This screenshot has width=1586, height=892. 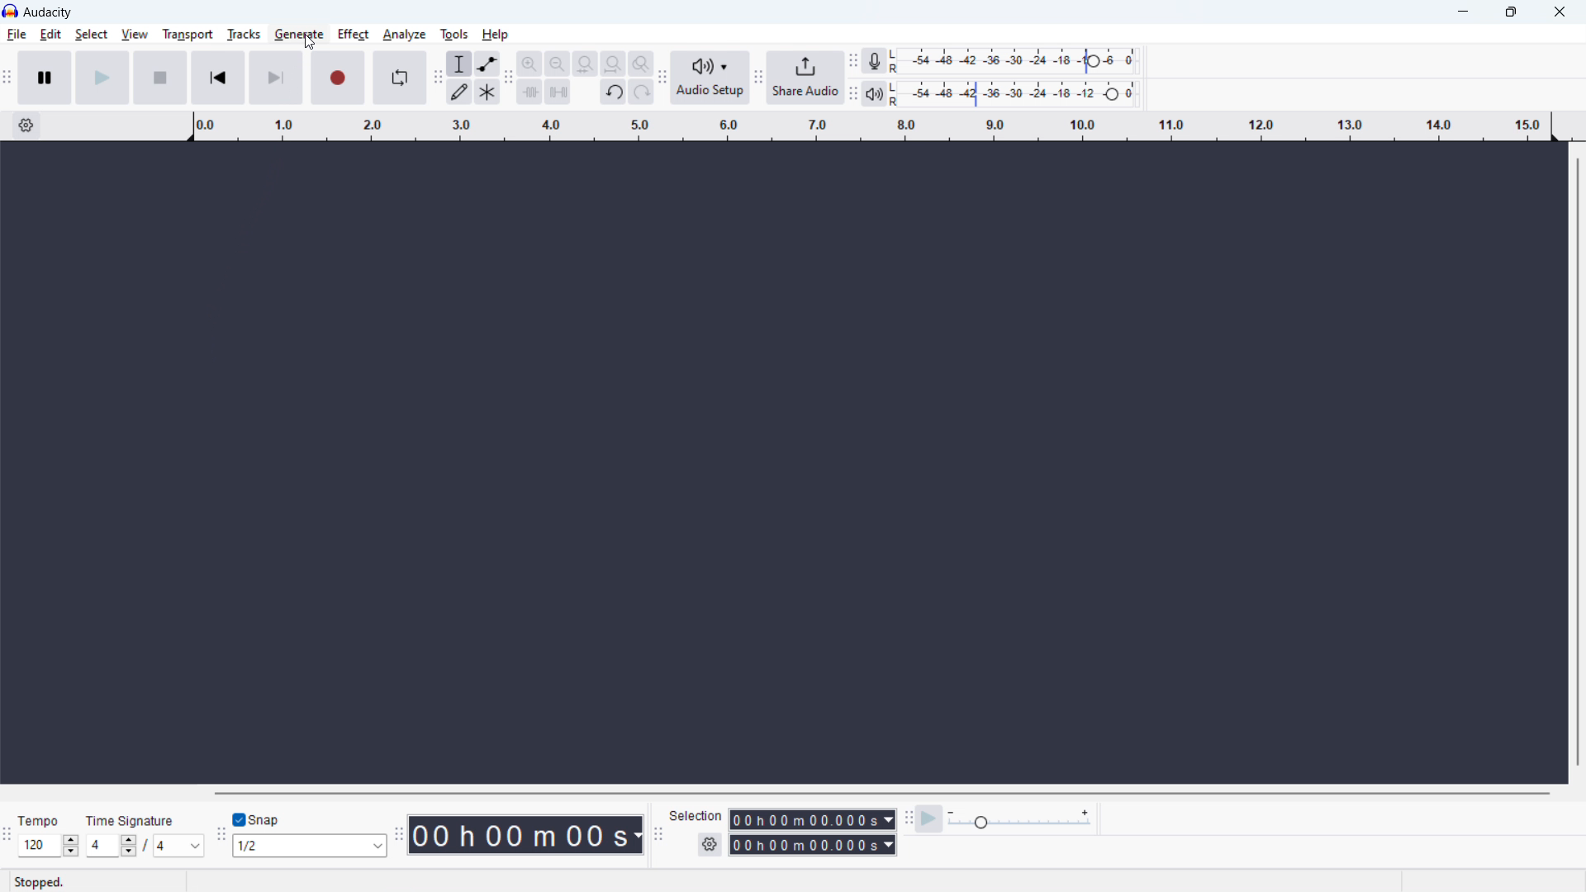 I want to click on tracks, so click(x=245, y=34).